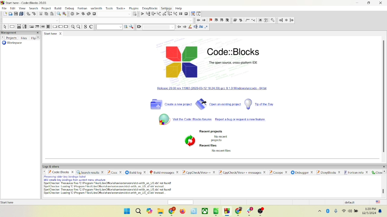 Image resolution: width=387 pixels, height=217 pixels. Describe the element at coordinates (193, 13) in the screenshot. I see `debugging` at that location.